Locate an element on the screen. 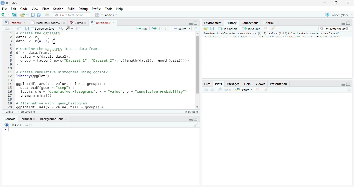 This screenshot has width=354, height=187. Next is located at coordinates (212, 90).